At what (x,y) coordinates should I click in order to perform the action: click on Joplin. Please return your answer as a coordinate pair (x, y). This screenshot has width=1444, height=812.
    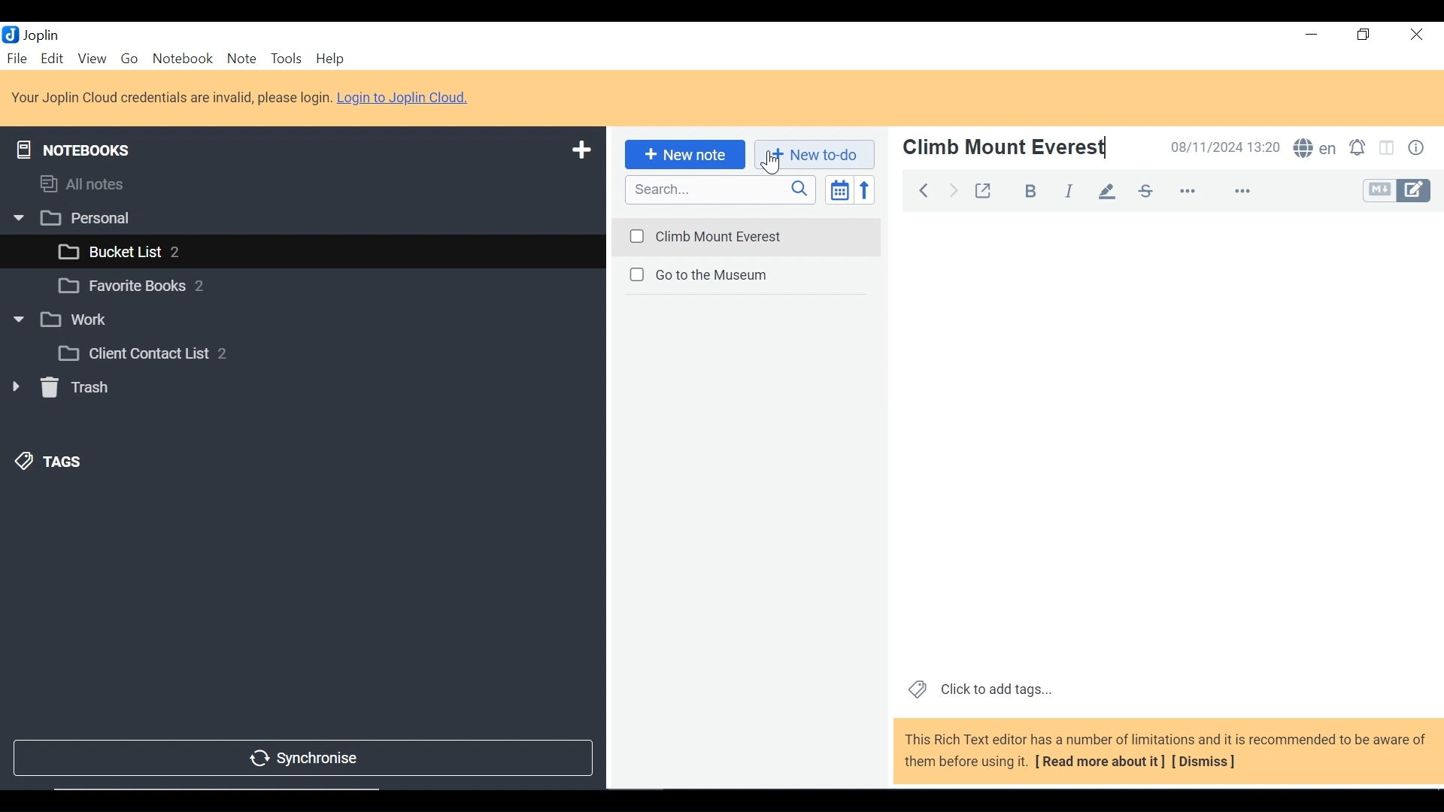
    Looking at the image, I should click on (43, 35).